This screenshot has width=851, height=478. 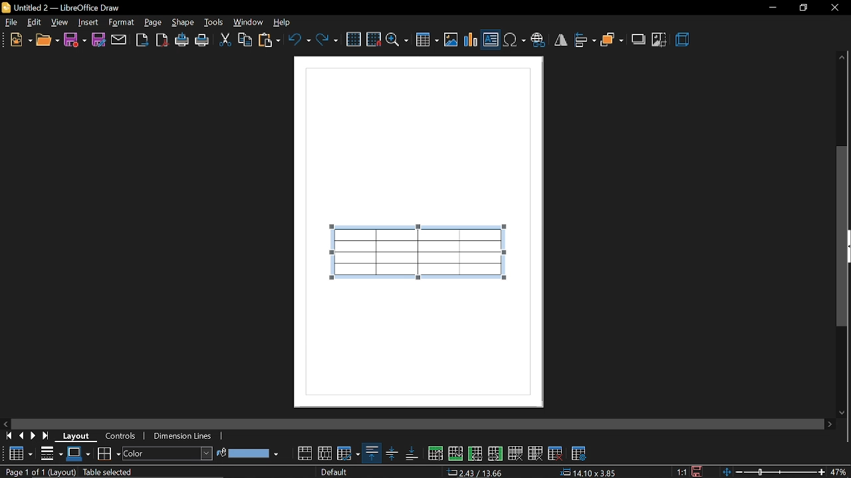 What do you see at coordinates (47, 40) in the screenshot?
I see `open` at bounding box center [47, 40].